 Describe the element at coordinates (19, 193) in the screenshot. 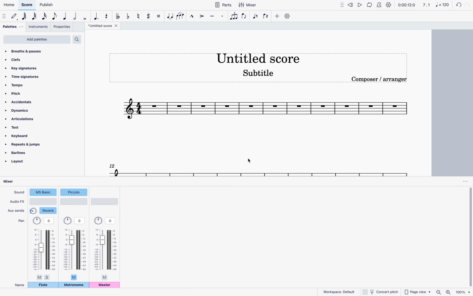

I see `sound` at that location.